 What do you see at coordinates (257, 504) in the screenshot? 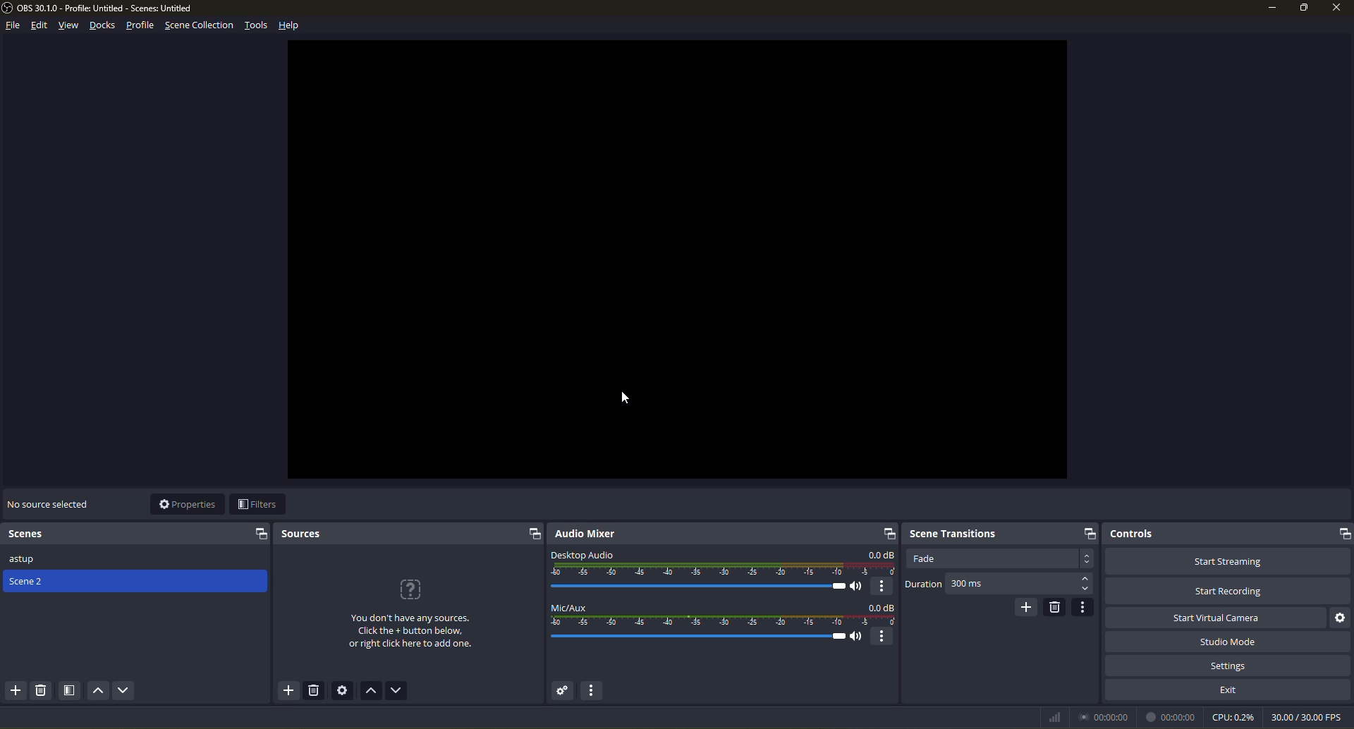
I see `filters` at bounding box center [257, 504].